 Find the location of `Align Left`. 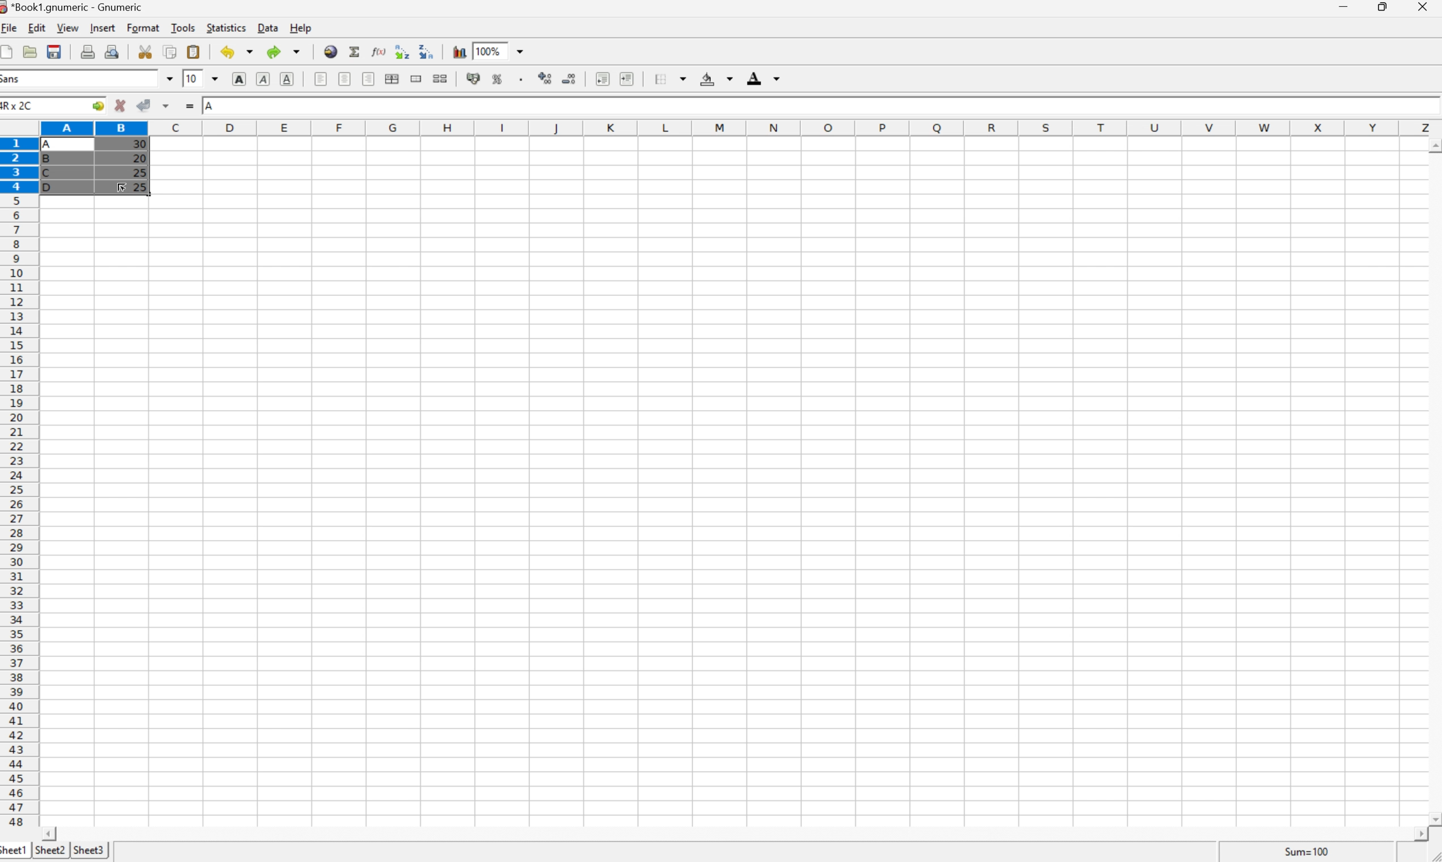

Align Left is located at coordinates (321, 80).